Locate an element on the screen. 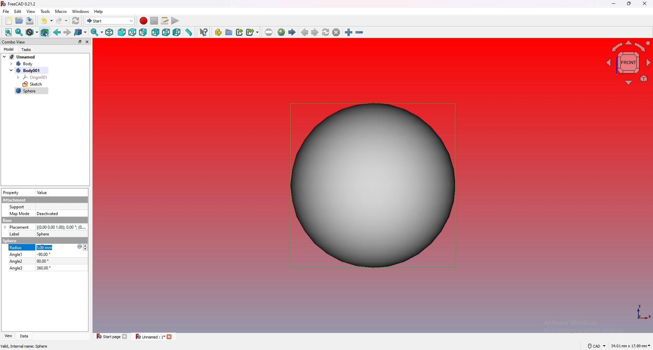 This screenshot has height=350, width=653. create sublink is located at coordinates (252, 32).